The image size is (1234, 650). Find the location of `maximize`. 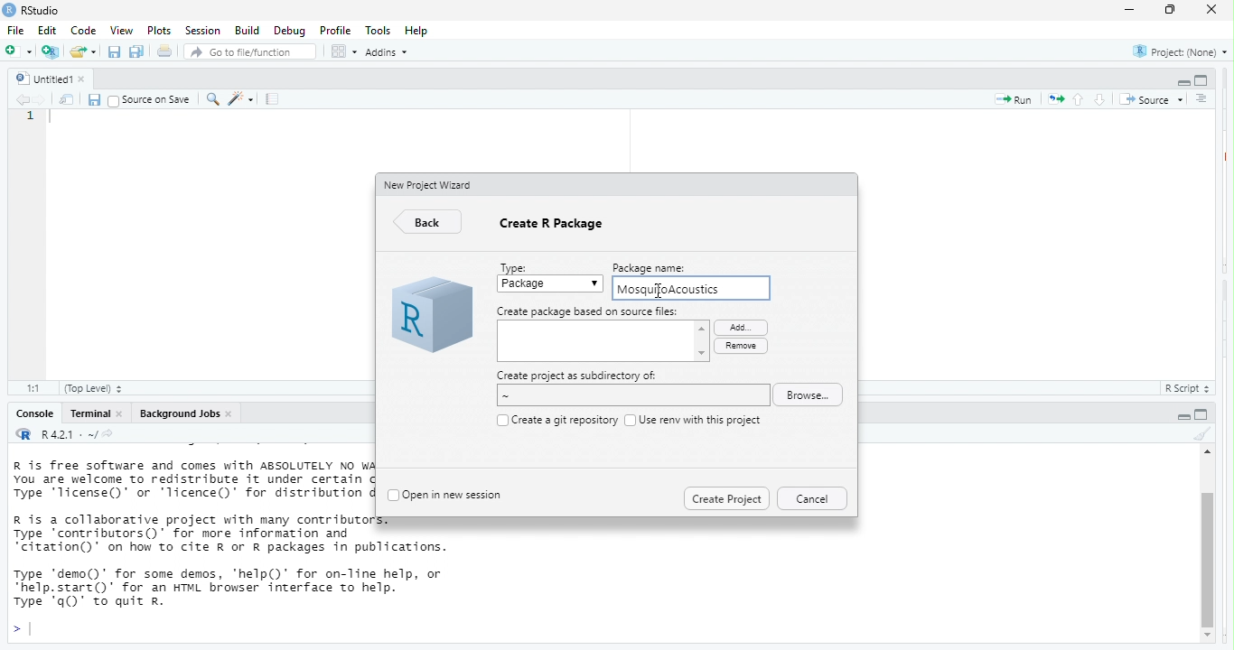

maximize is located at coordinates (1167, 11).